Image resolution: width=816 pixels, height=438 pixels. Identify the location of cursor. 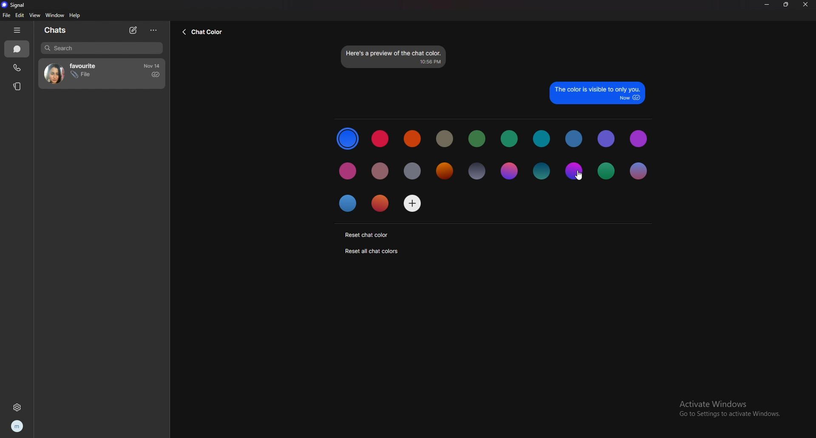
(578, 176).